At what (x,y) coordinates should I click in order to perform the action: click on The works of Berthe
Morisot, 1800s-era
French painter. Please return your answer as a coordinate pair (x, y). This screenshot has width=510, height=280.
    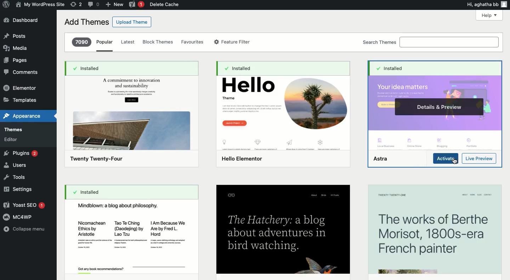
    Looking at the image, I should click on (433, 229).